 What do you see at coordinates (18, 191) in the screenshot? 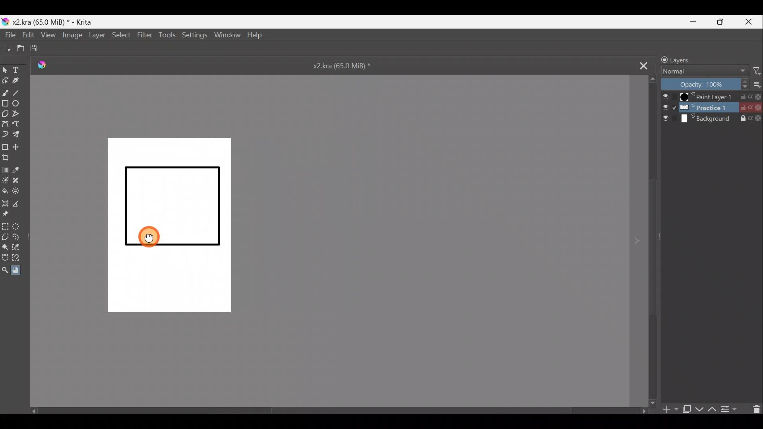
I see `Enclose & fill tool` at bounding box center [18, 191].